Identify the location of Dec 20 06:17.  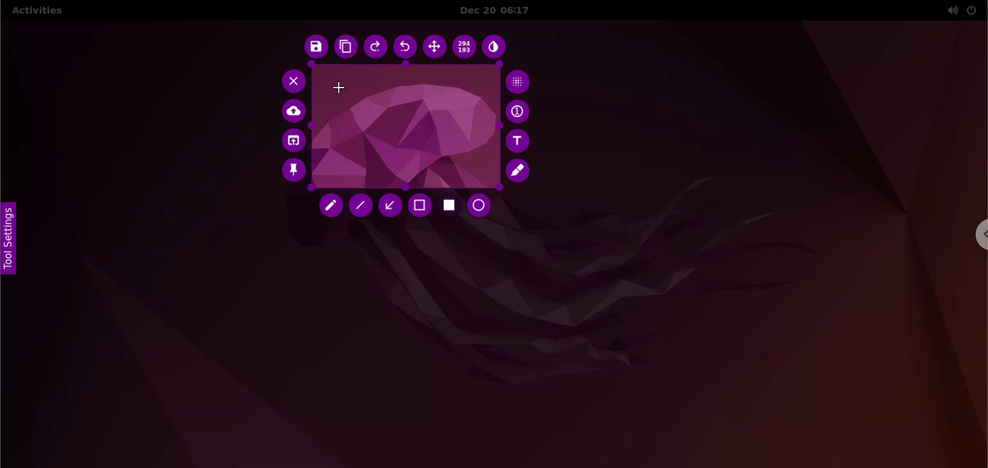
(502, 10).